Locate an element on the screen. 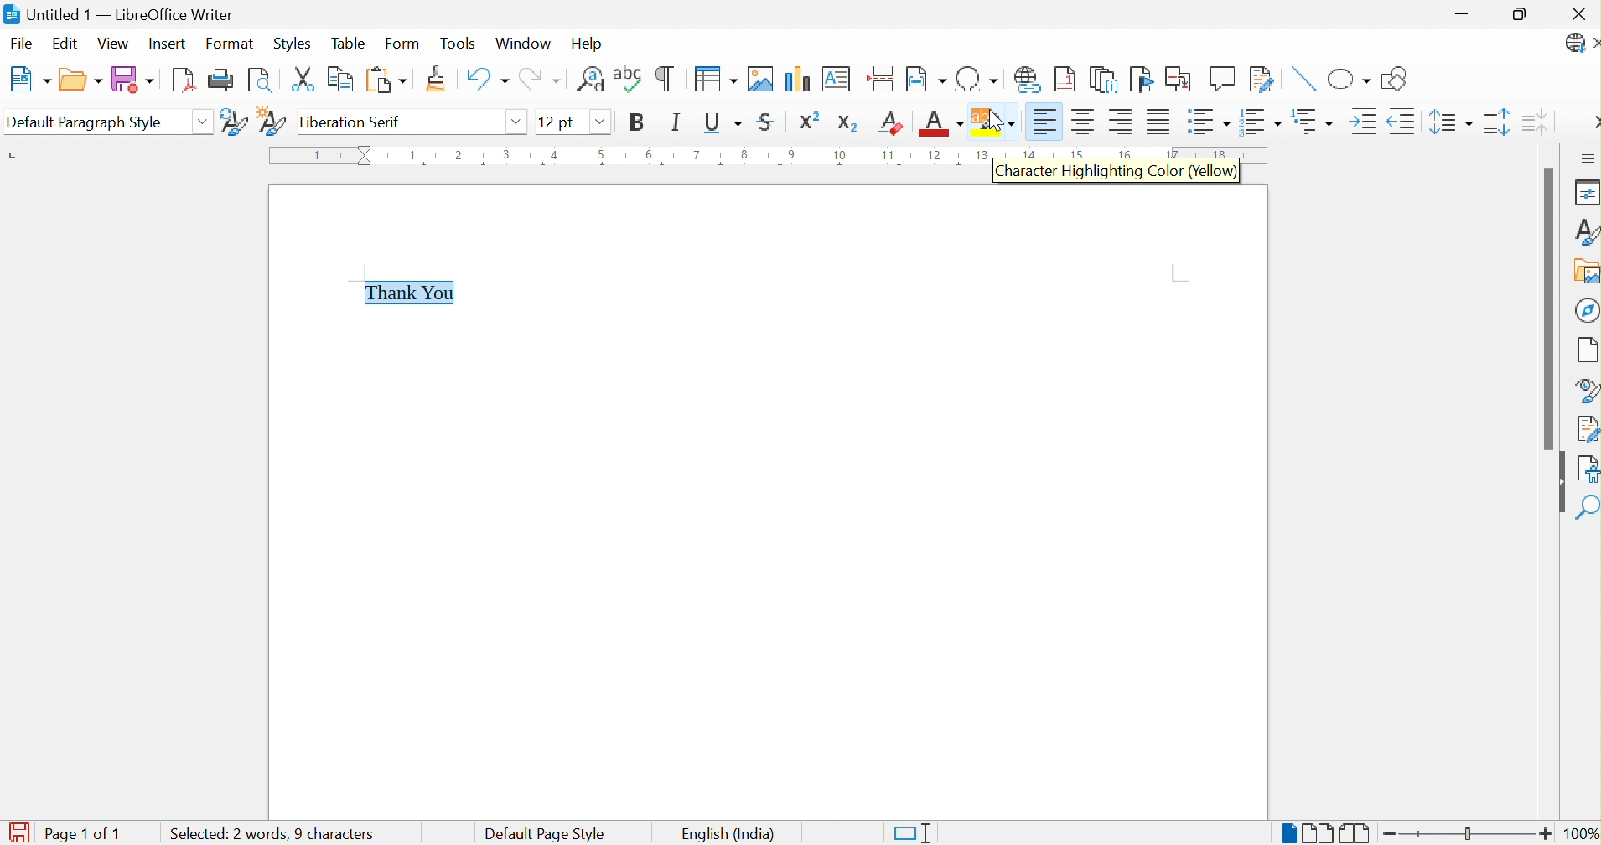 The height and width of the screenshot is (845, 1601). 12 pt is located at coordinates (558, 120).